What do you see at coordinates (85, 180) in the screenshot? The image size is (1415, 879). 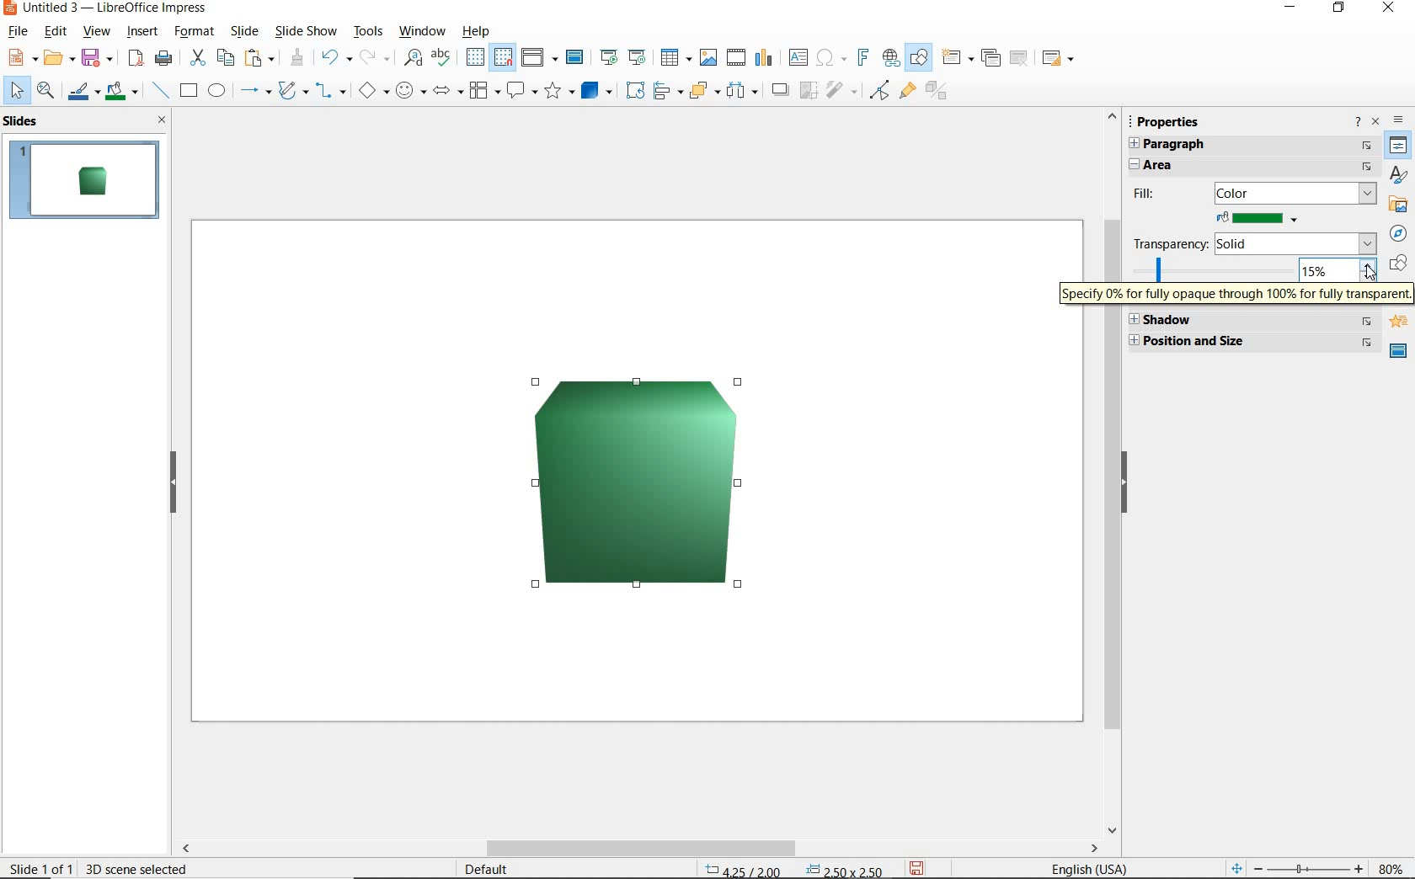 I see `SLIDE1` at bounding box center [85, 180].